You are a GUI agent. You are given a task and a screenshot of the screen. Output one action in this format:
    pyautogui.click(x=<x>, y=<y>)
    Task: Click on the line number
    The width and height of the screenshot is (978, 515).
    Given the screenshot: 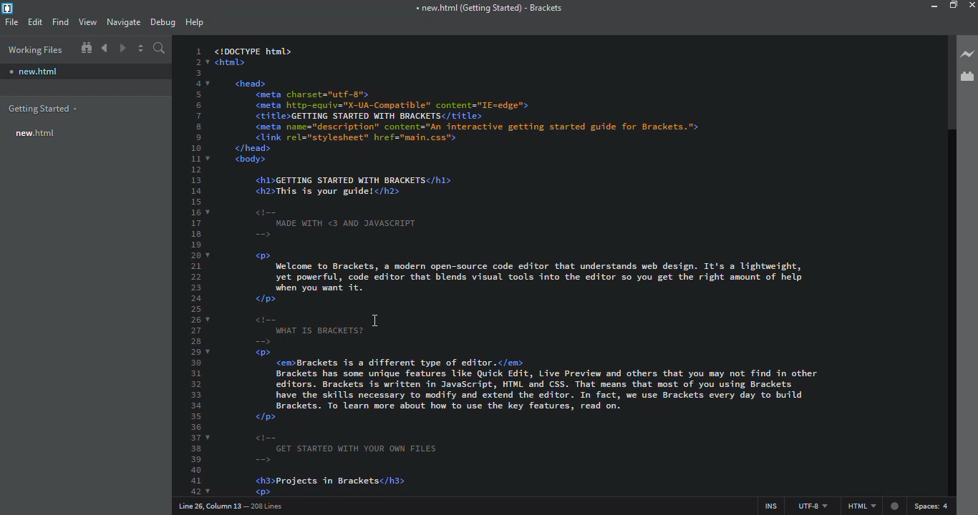 What is the action you would take?
    pyautogui.click(x=199, y=270)
    